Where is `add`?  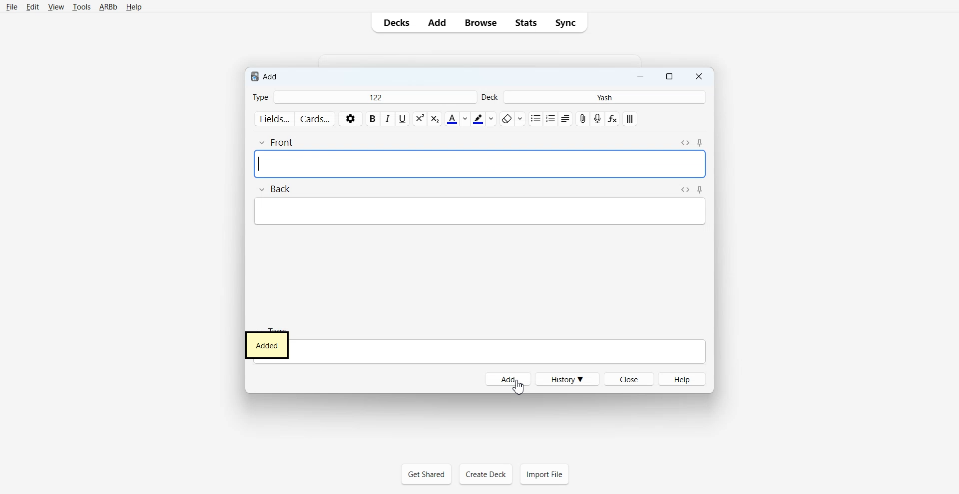 add is located at coordinates (508, 380).